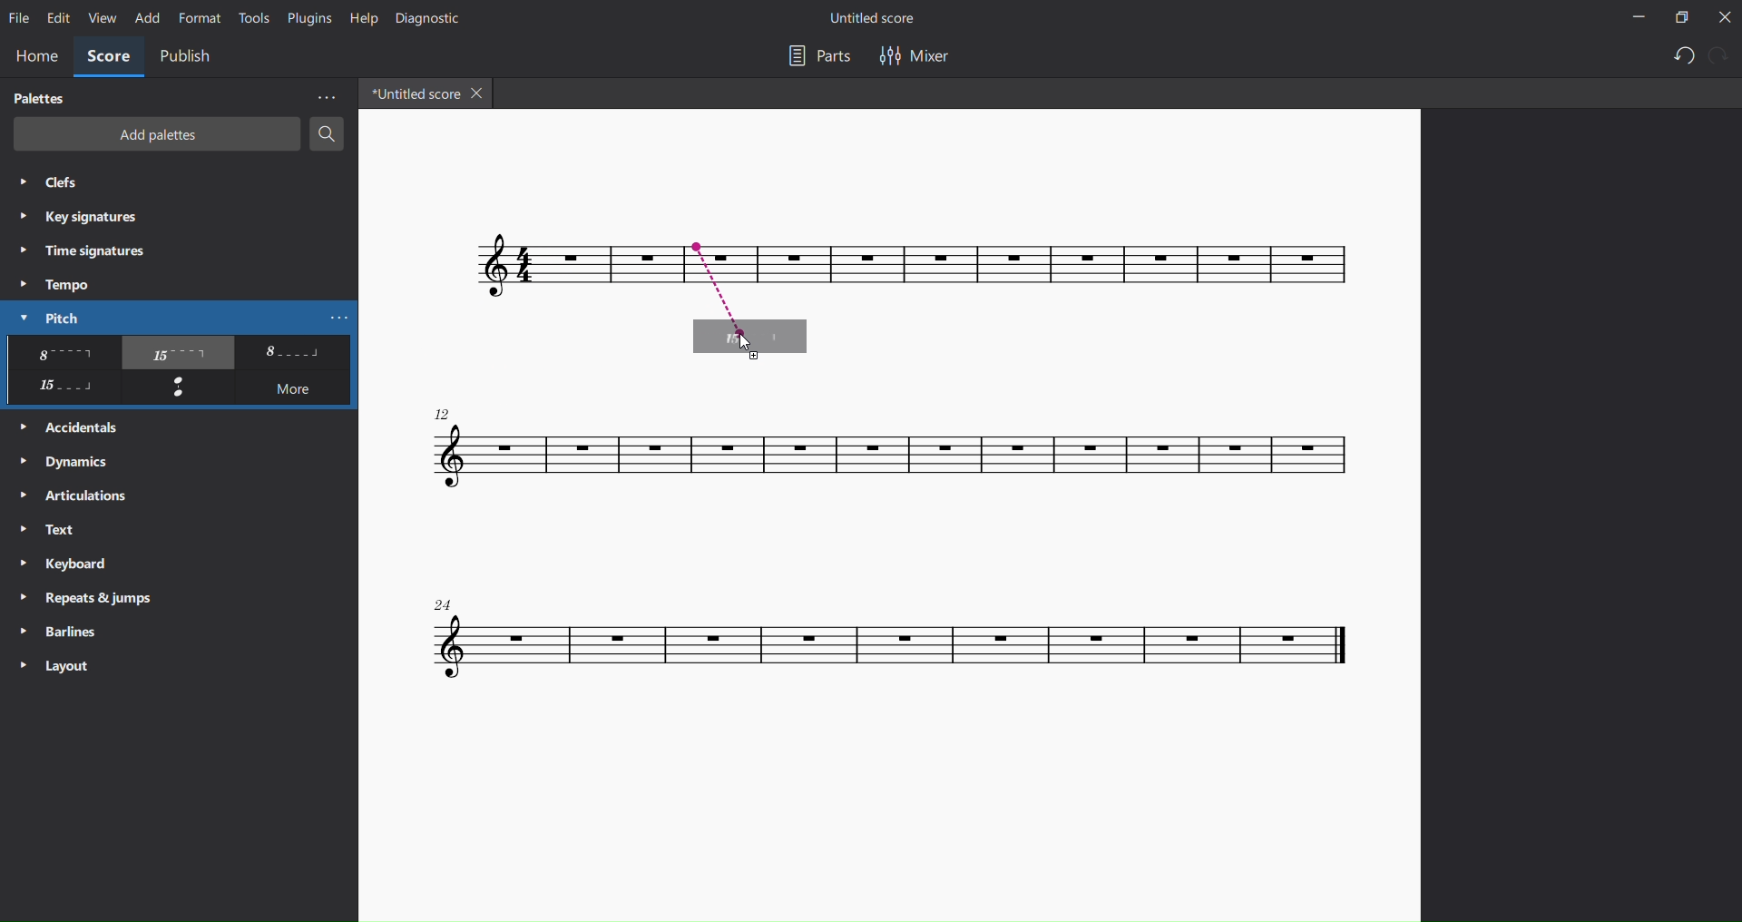  What do you see at coordinates (435, 20) in the screenshot?
I see `dignostic` at bounding box center [435, 20].